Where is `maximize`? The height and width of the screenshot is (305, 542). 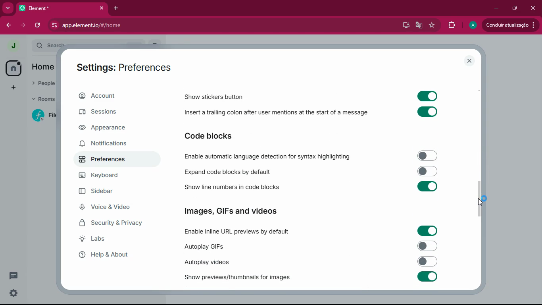 maximize is located at coordinates (516, 9).